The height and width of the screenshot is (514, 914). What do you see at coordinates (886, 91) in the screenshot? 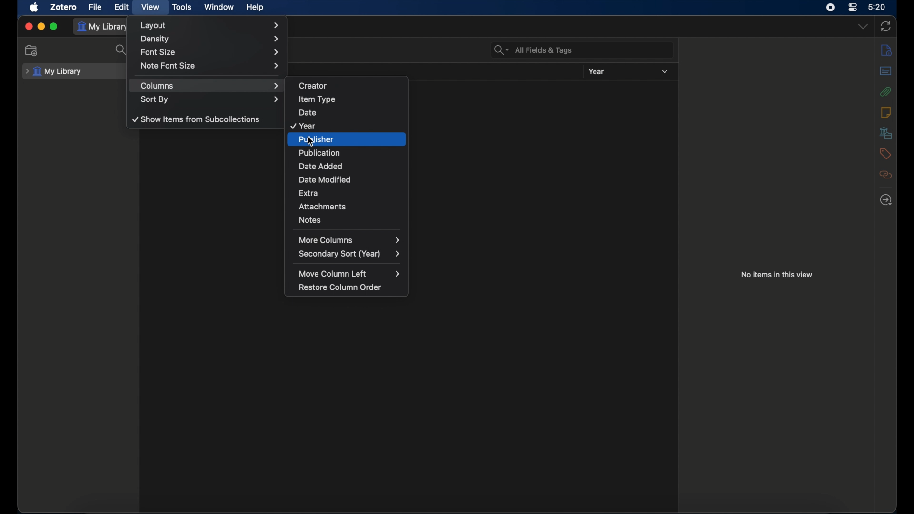
I see `attachments` at bounding box center [886, 91].